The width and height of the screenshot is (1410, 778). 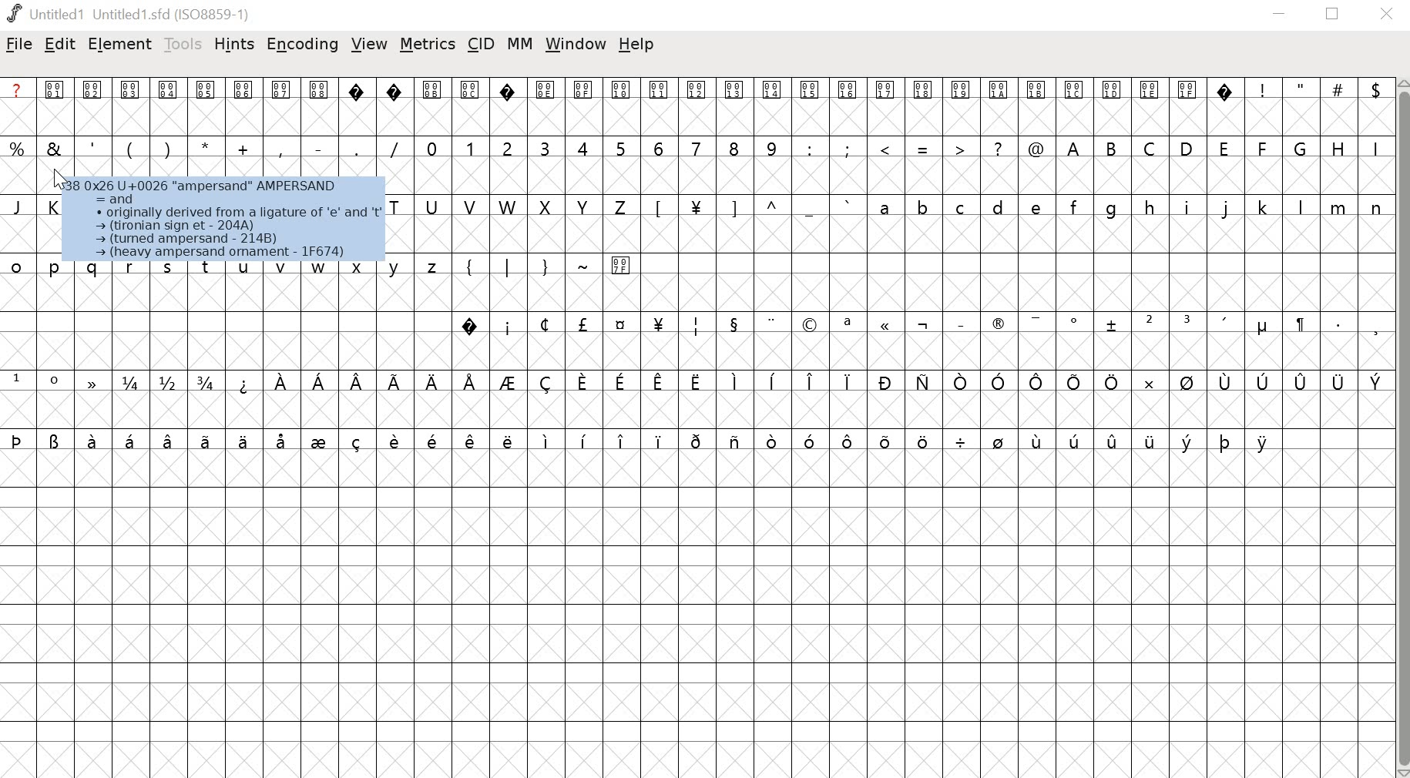 What do you see at coordinates (398, 205) in the screenshot?
I see `T` at bounding box center [398, 205].